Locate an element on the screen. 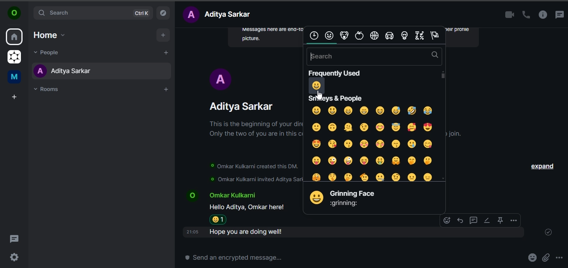 The width and height of the screenshot is (568, 268). search bar is located at coordinates (374, 56).